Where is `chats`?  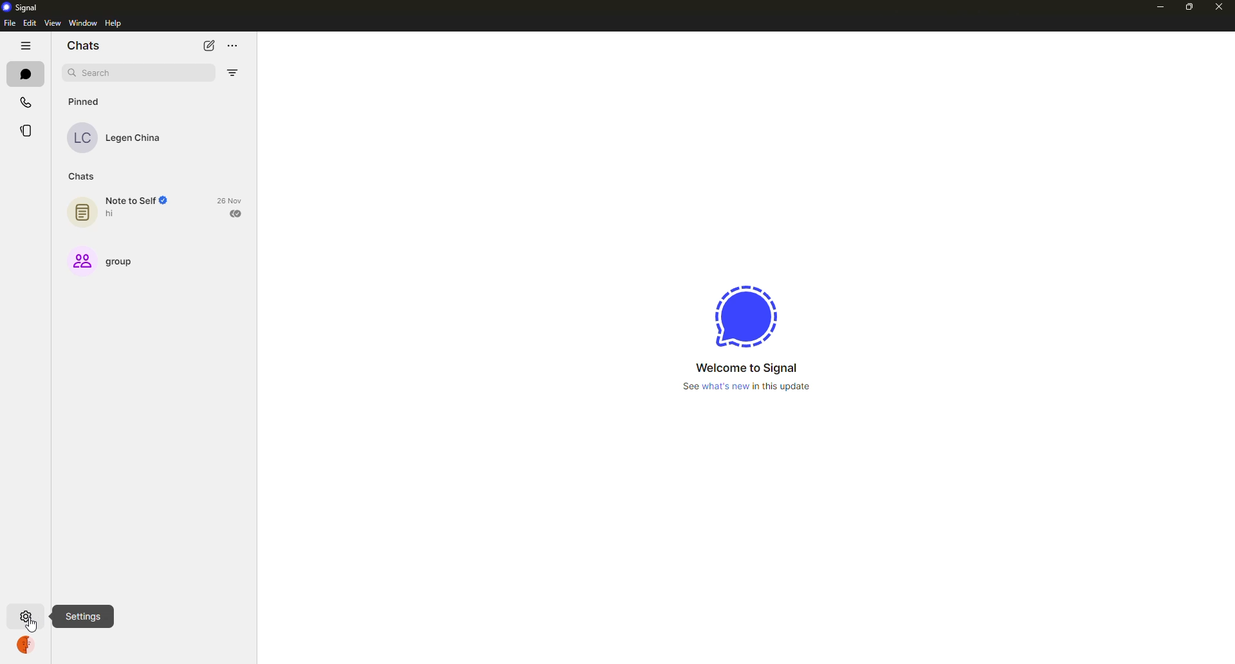 chats is located at coordinates (25, 73).